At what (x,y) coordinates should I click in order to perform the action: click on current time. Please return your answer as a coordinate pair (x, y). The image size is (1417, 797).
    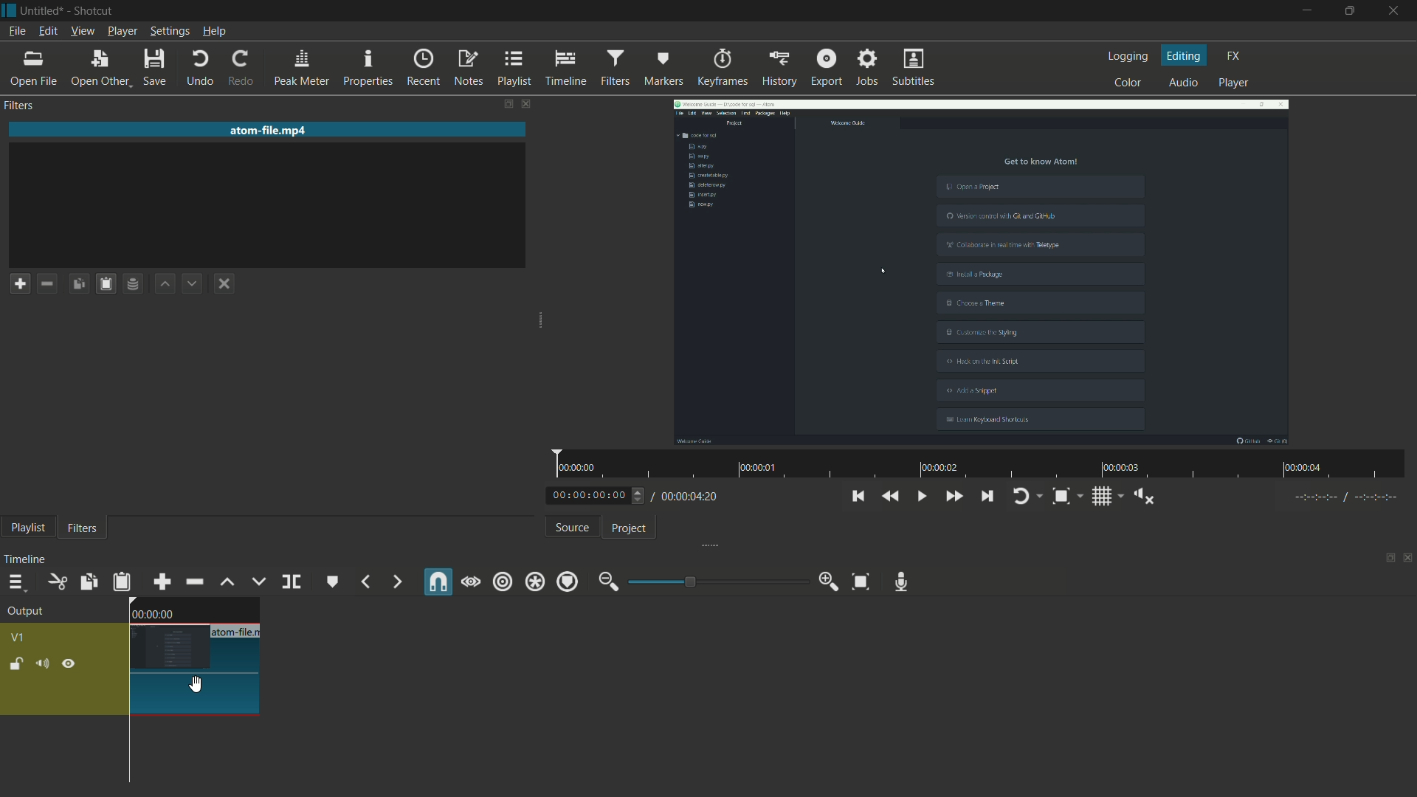
    Looking at the image, I should click on (589, 494).